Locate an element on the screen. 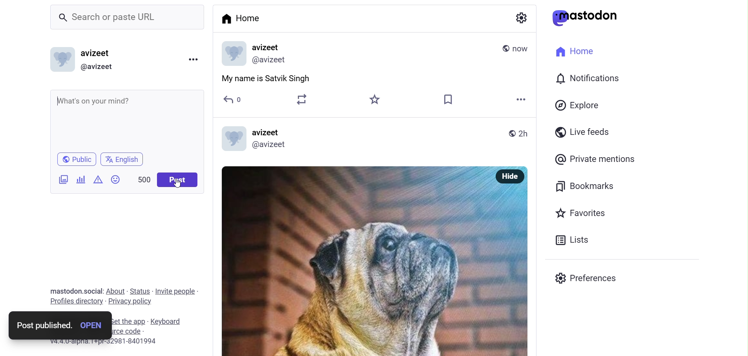  Home is located at coordinates (574, 50).